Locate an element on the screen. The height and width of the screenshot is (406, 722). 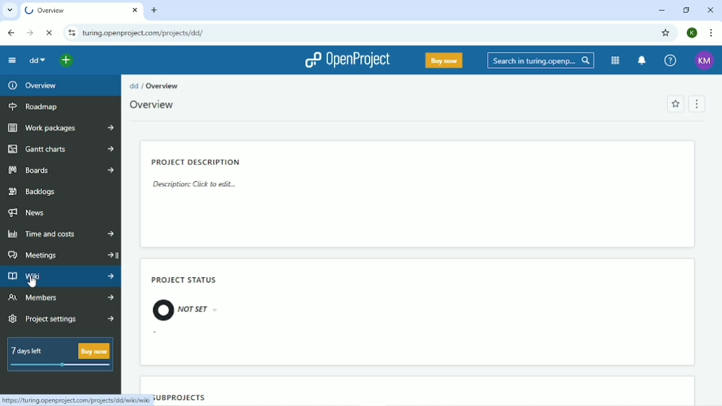
Members is located at coordinates (52, 298).